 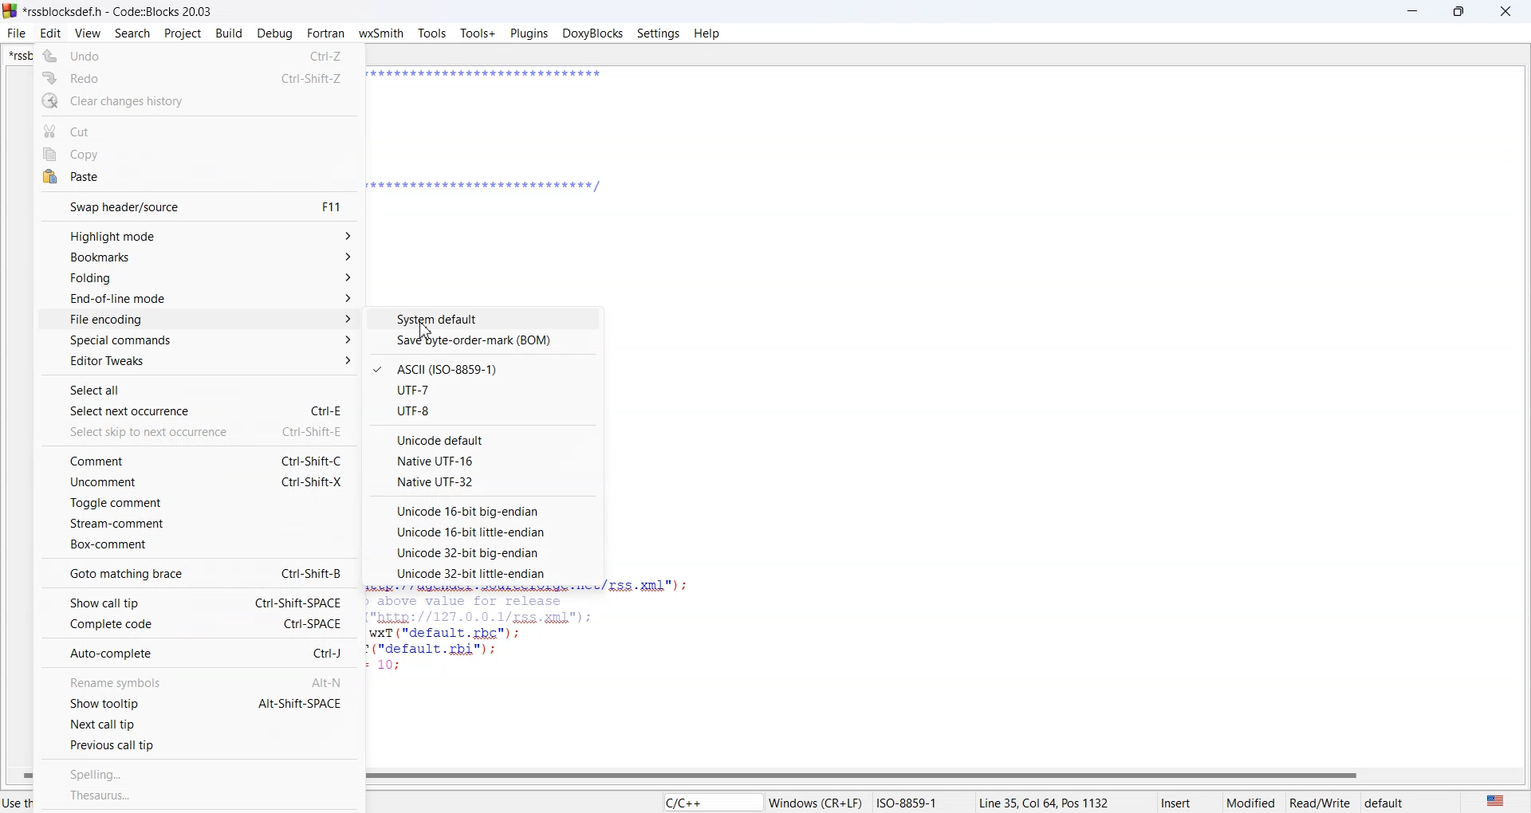 I want to click on Special commands, so click(x=200, y=340).